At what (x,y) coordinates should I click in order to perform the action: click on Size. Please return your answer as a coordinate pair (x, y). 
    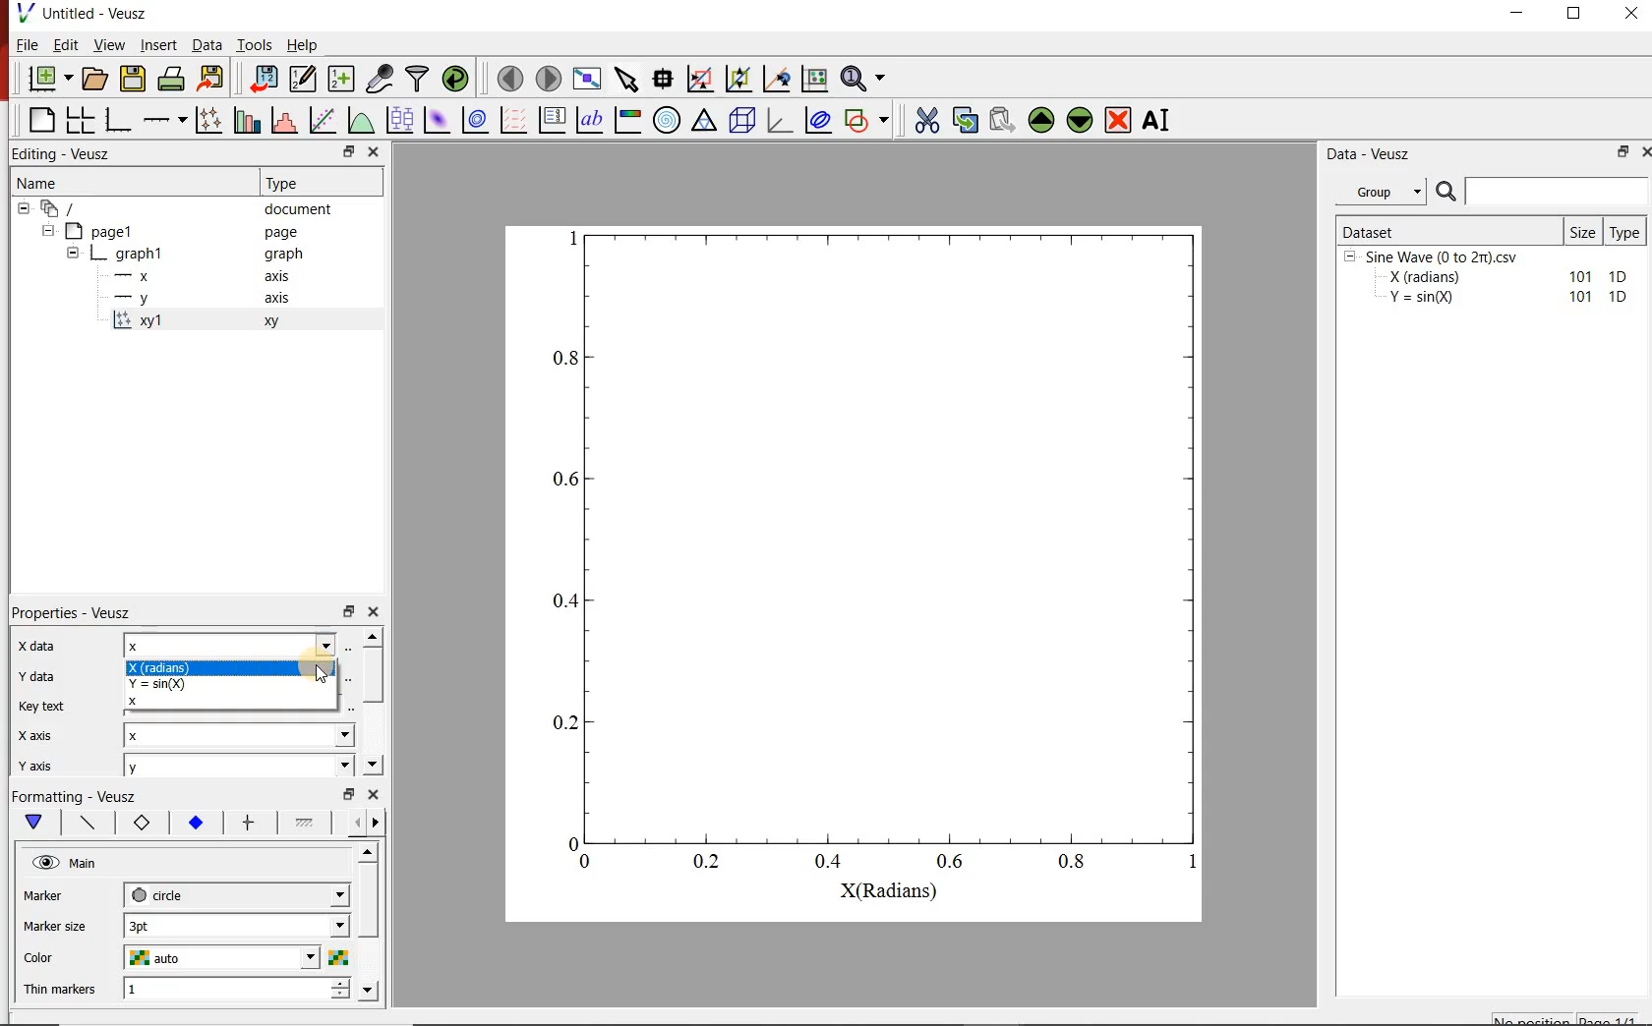
    Looking at the image, I should click on (1584, 231).